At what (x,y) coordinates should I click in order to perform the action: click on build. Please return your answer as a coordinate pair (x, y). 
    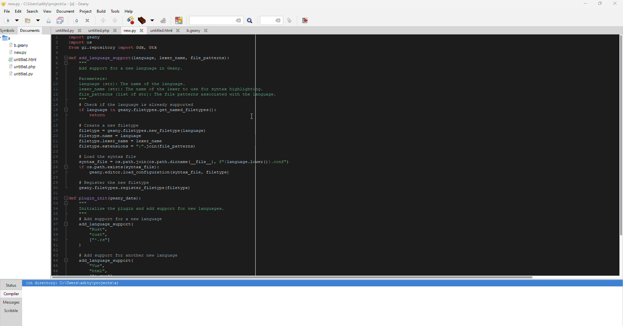
    Looking at the image, I should click on (101, 12).